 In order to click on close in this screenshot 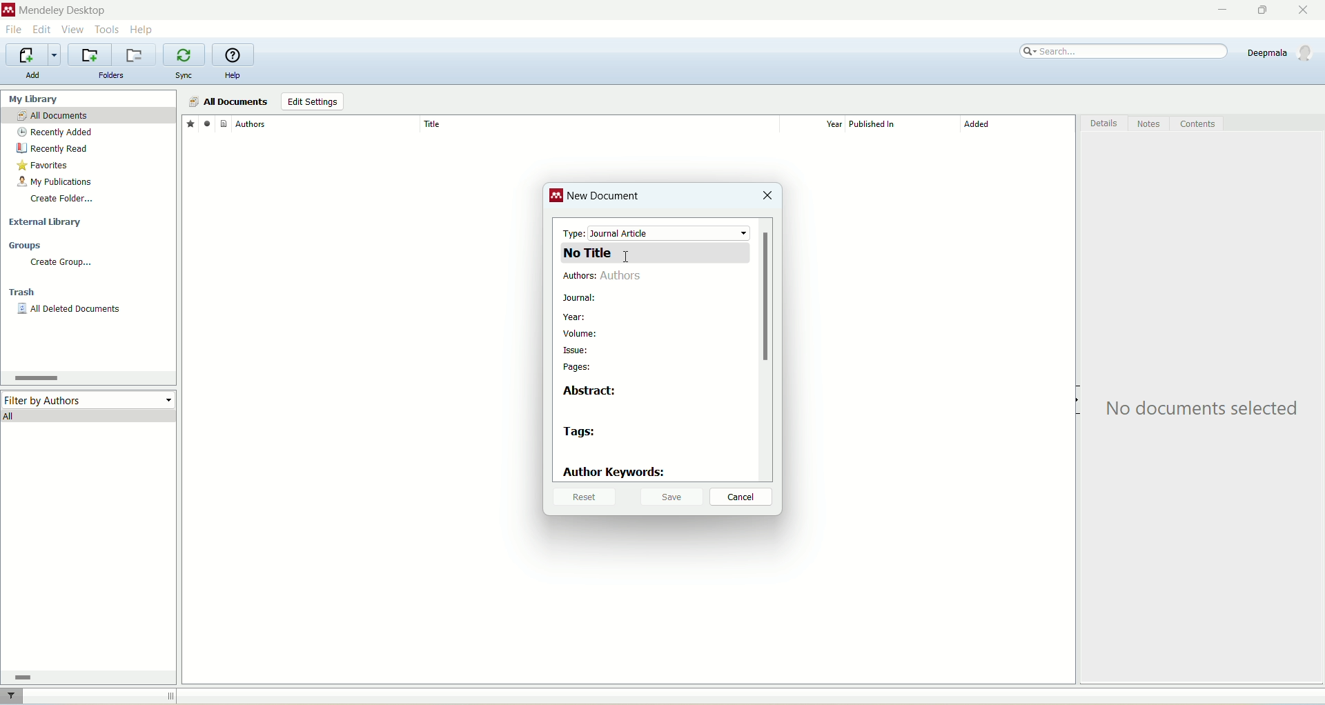, I will do `click(1309, 10)`.